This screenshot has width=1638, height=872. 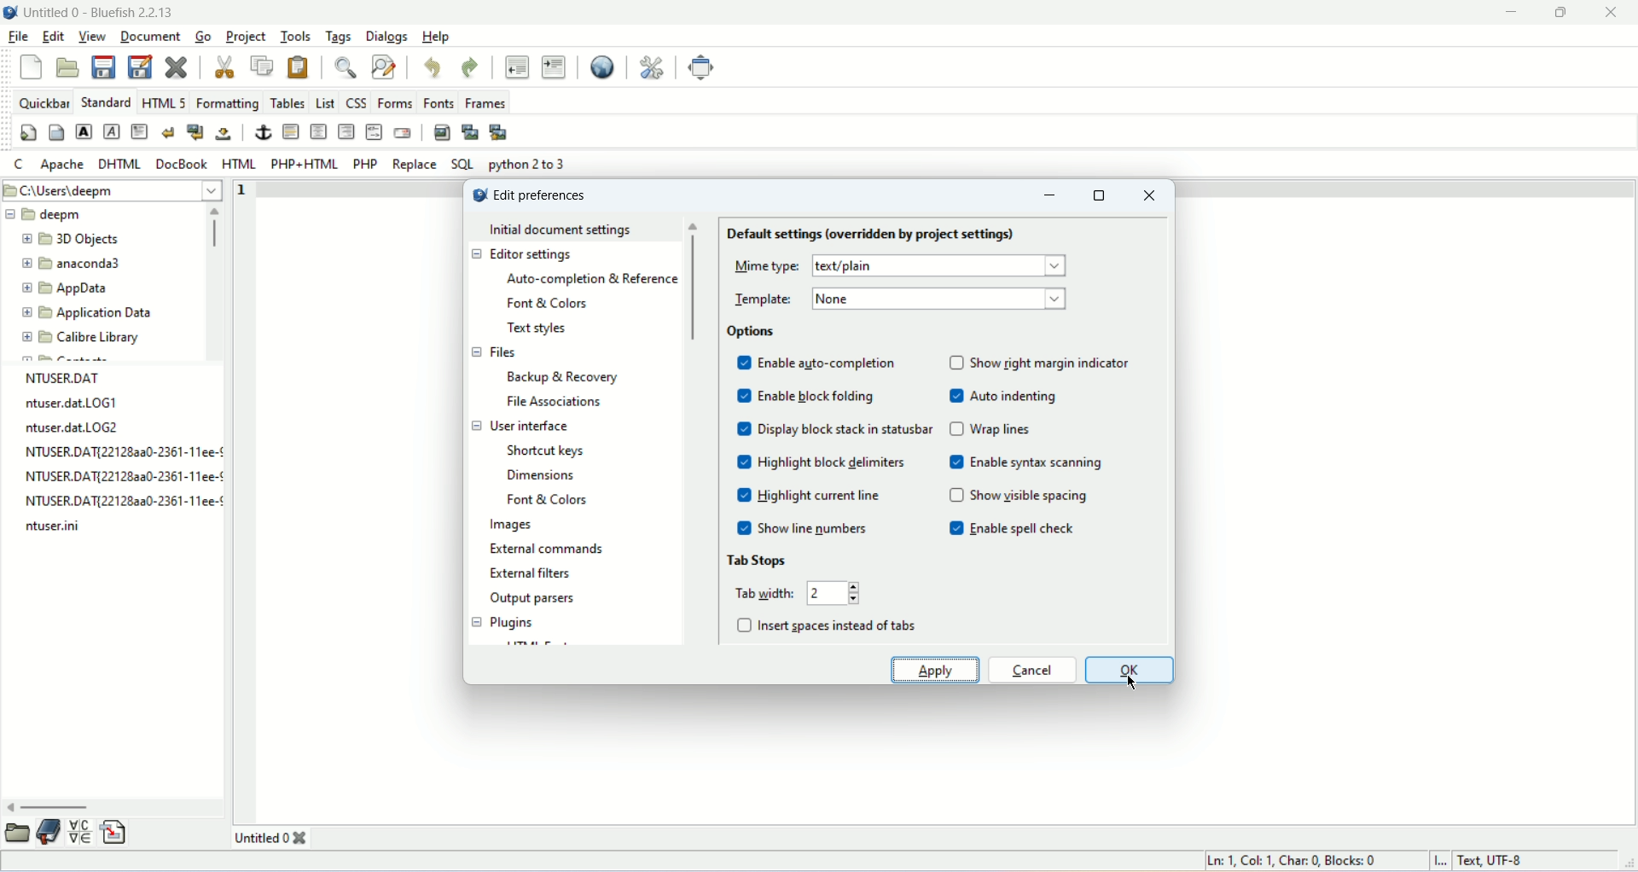 What do you see at coordinates (519, 425) in the screenshot?
I see `user interface` at bounding box center [519, 425].